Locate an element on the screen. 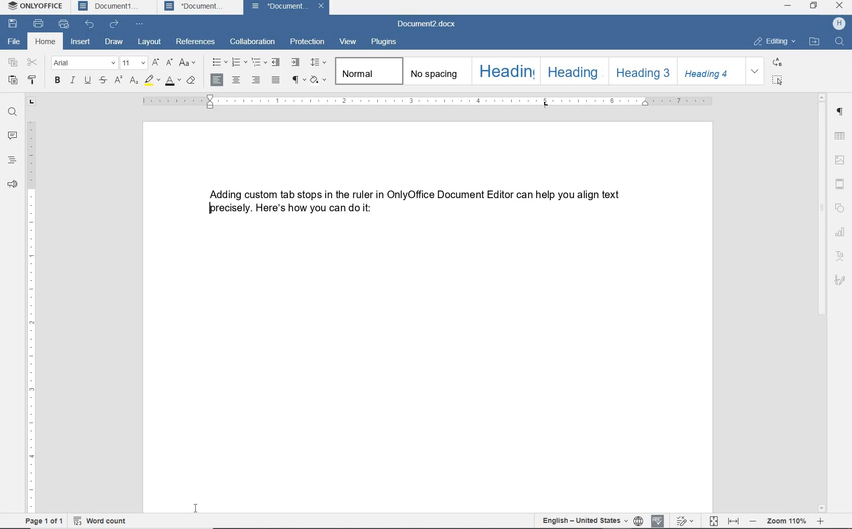  ruler is located at coordinates (32, 306).